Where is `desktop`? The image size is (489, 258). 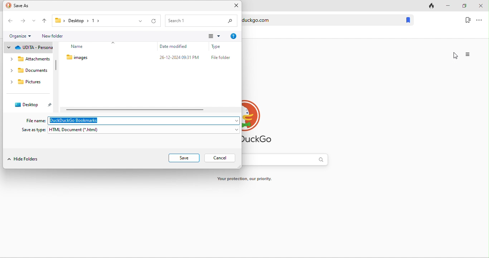
desktop is located at coordinates (86, 20).